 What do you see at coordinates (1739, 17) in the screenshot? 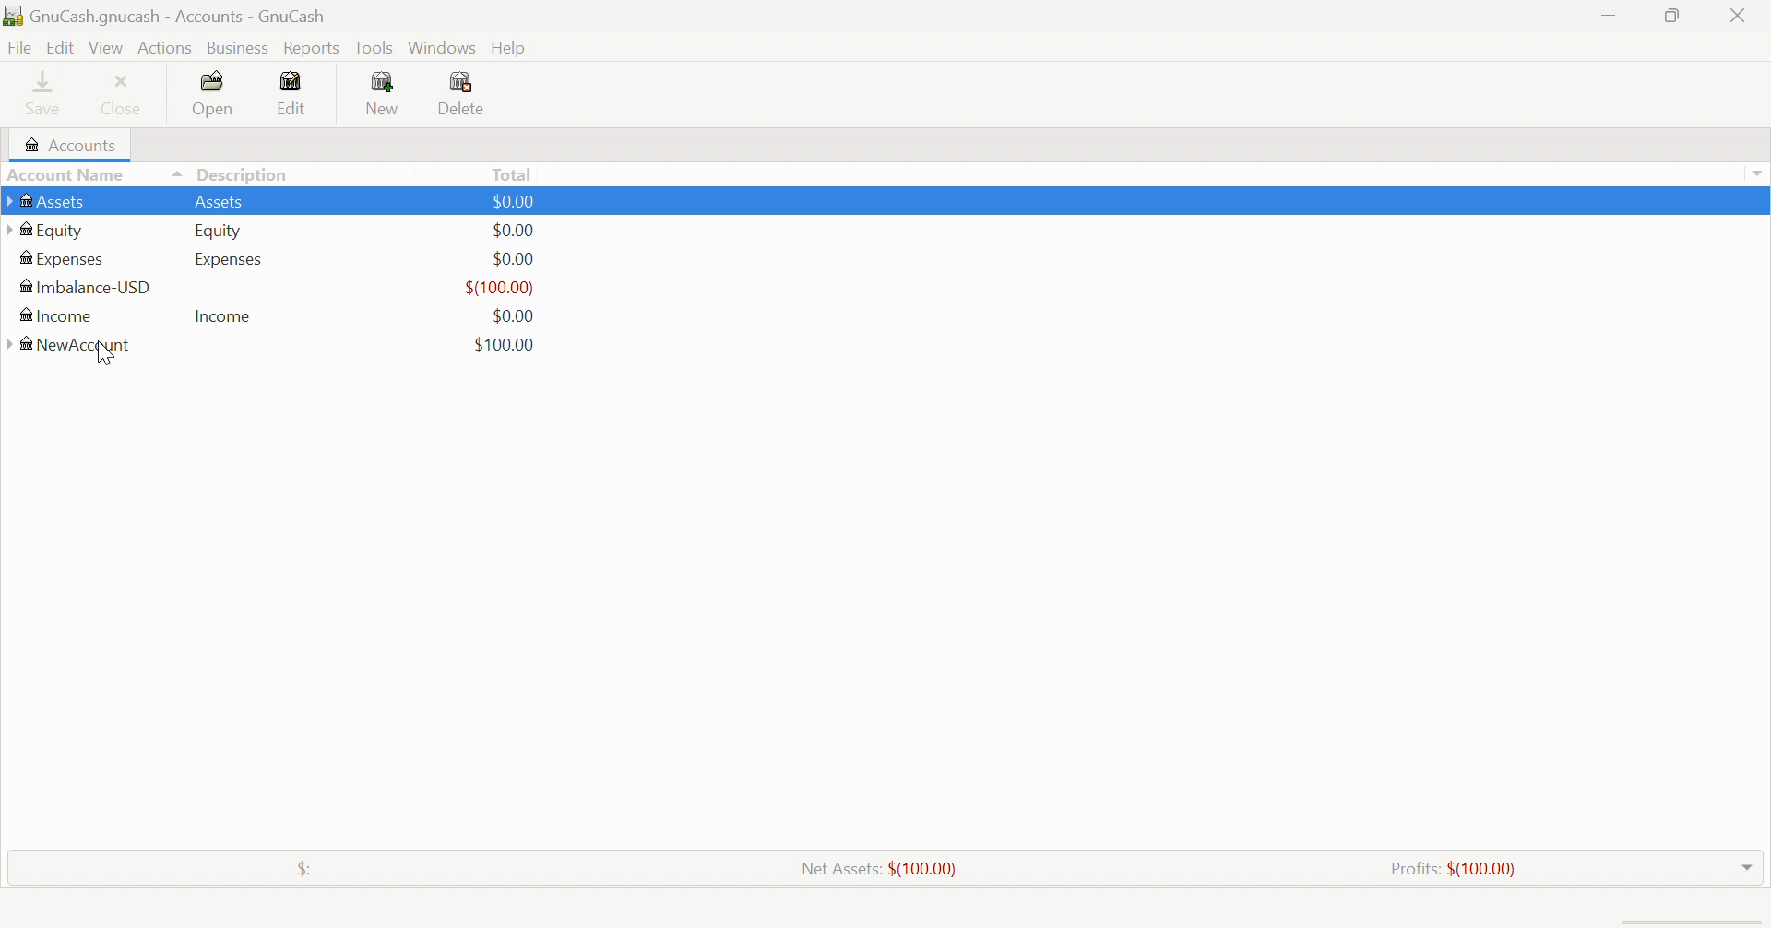
I see `Close` at bounding box center [1739, 17].